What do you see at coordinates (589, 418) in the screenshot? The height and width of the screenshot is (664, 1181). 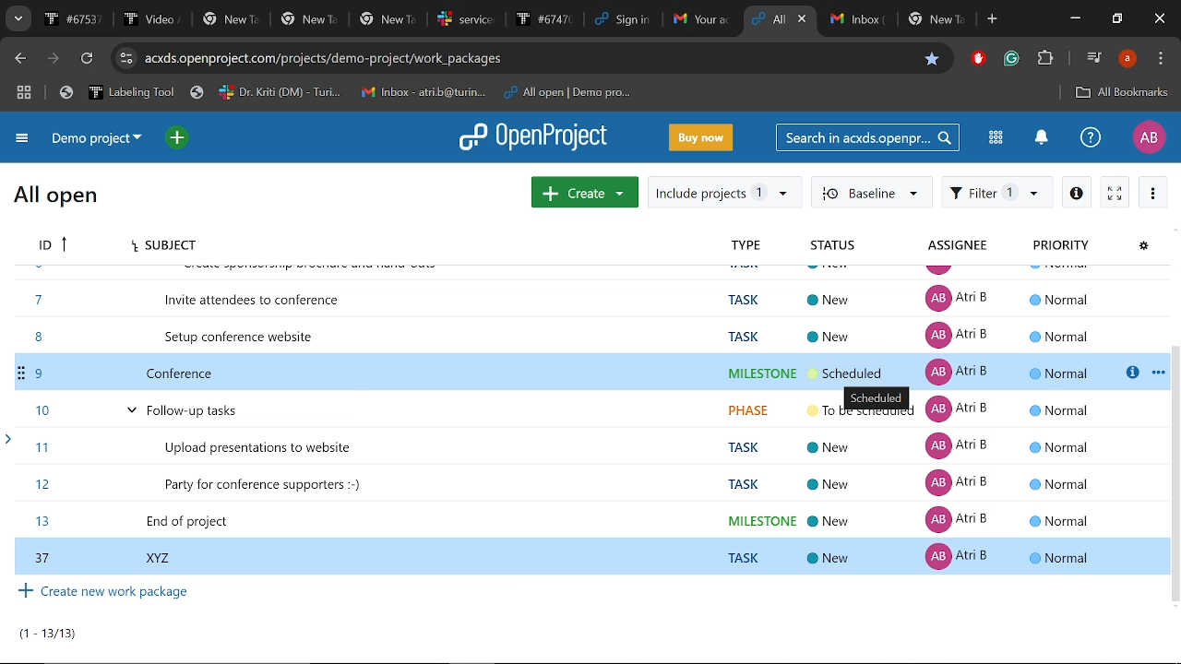 I see `Tasks` at bounding box center [589, 418].